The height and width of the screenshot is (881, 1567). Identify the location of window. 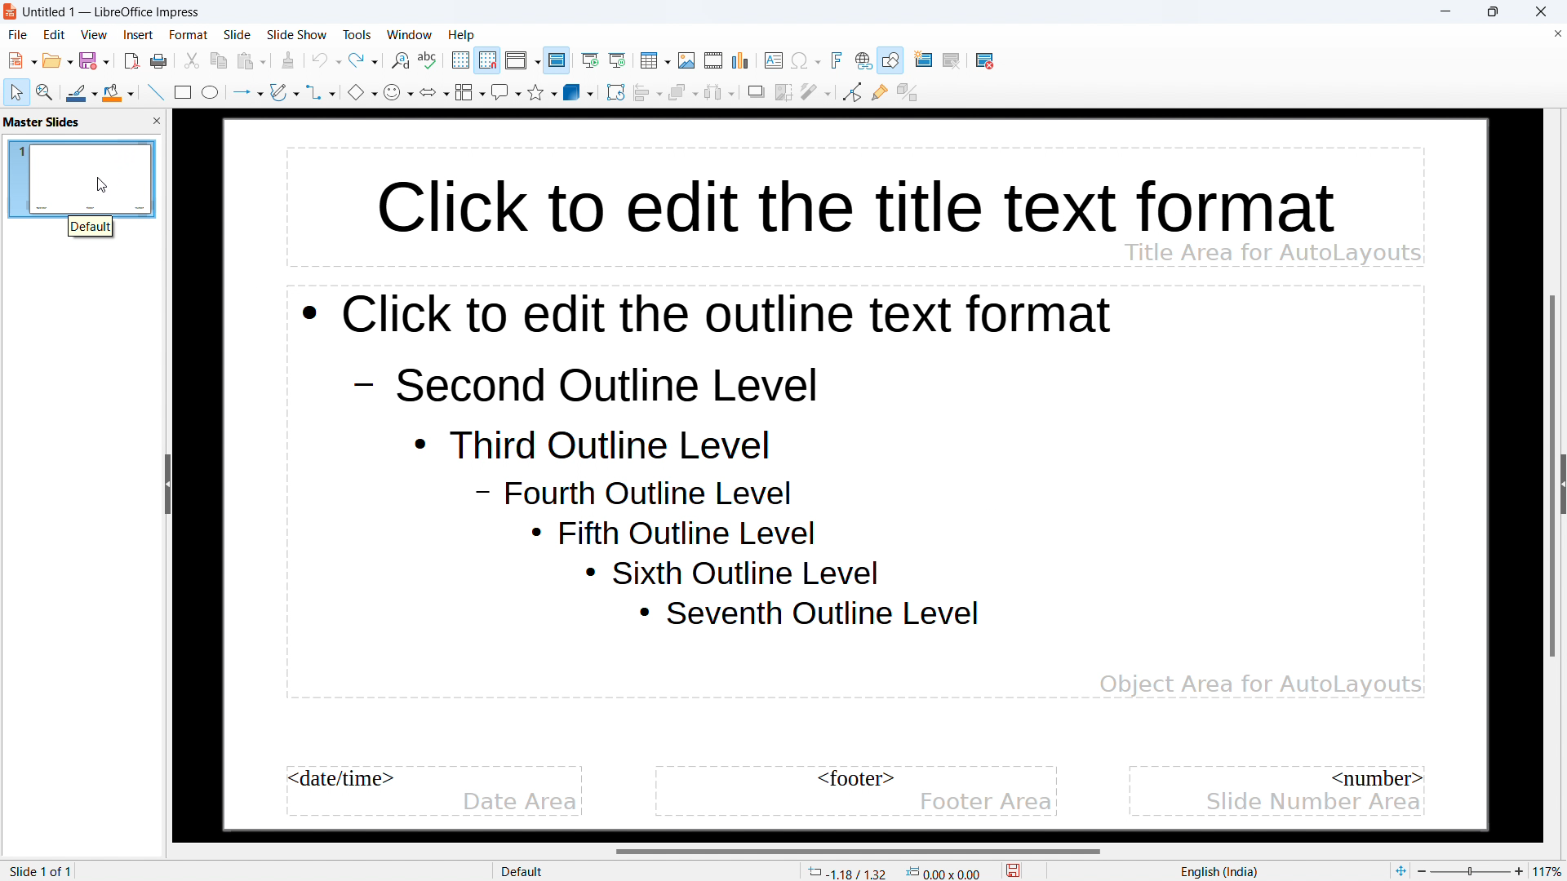
(410, 35).